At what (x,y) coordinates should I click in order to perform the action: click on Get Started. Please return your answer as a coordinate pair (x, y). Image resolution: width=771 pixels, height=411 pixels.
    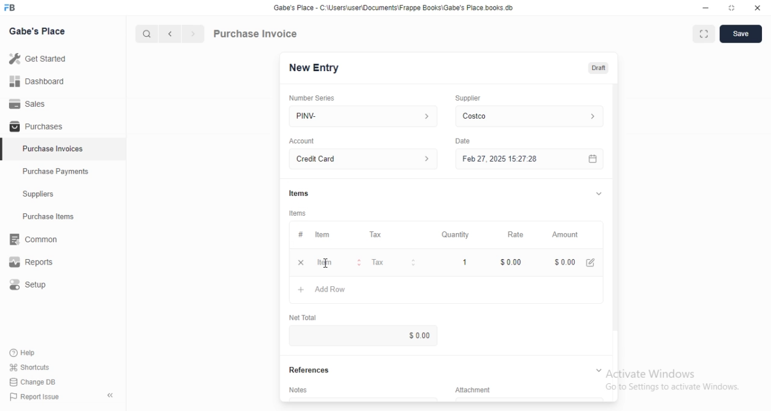
    Looking at the image, I should click on (63, 58).